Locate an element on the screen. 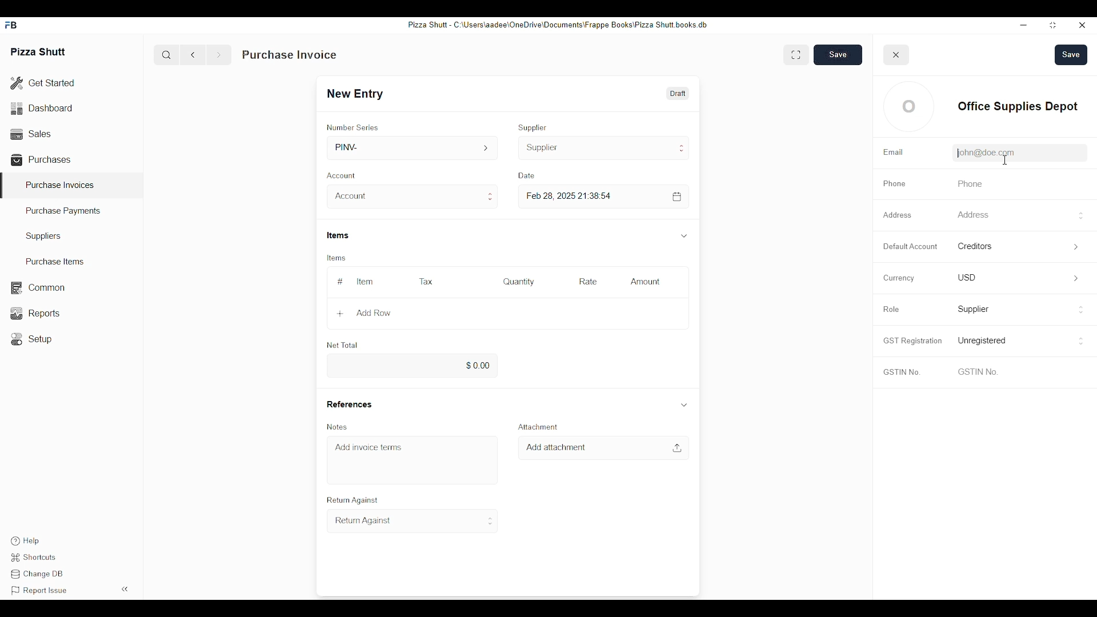  Phone is located at coordinates (894, 184).